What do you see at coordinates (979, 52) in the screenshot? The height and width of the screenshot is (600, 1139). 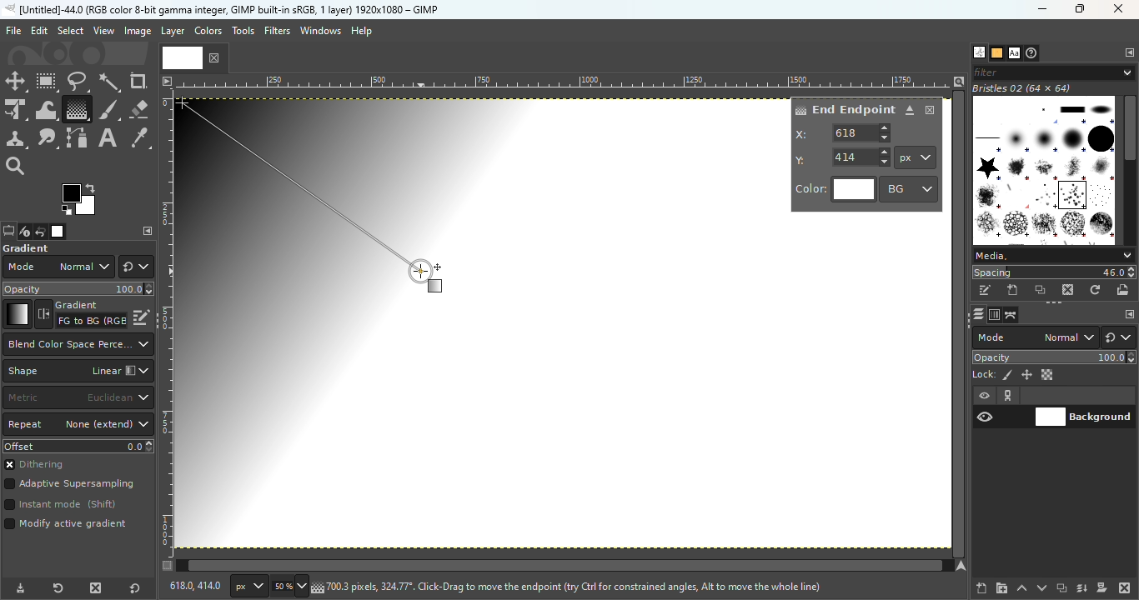 I see `Open the brushes dialog` at bounding box center [979, 52].